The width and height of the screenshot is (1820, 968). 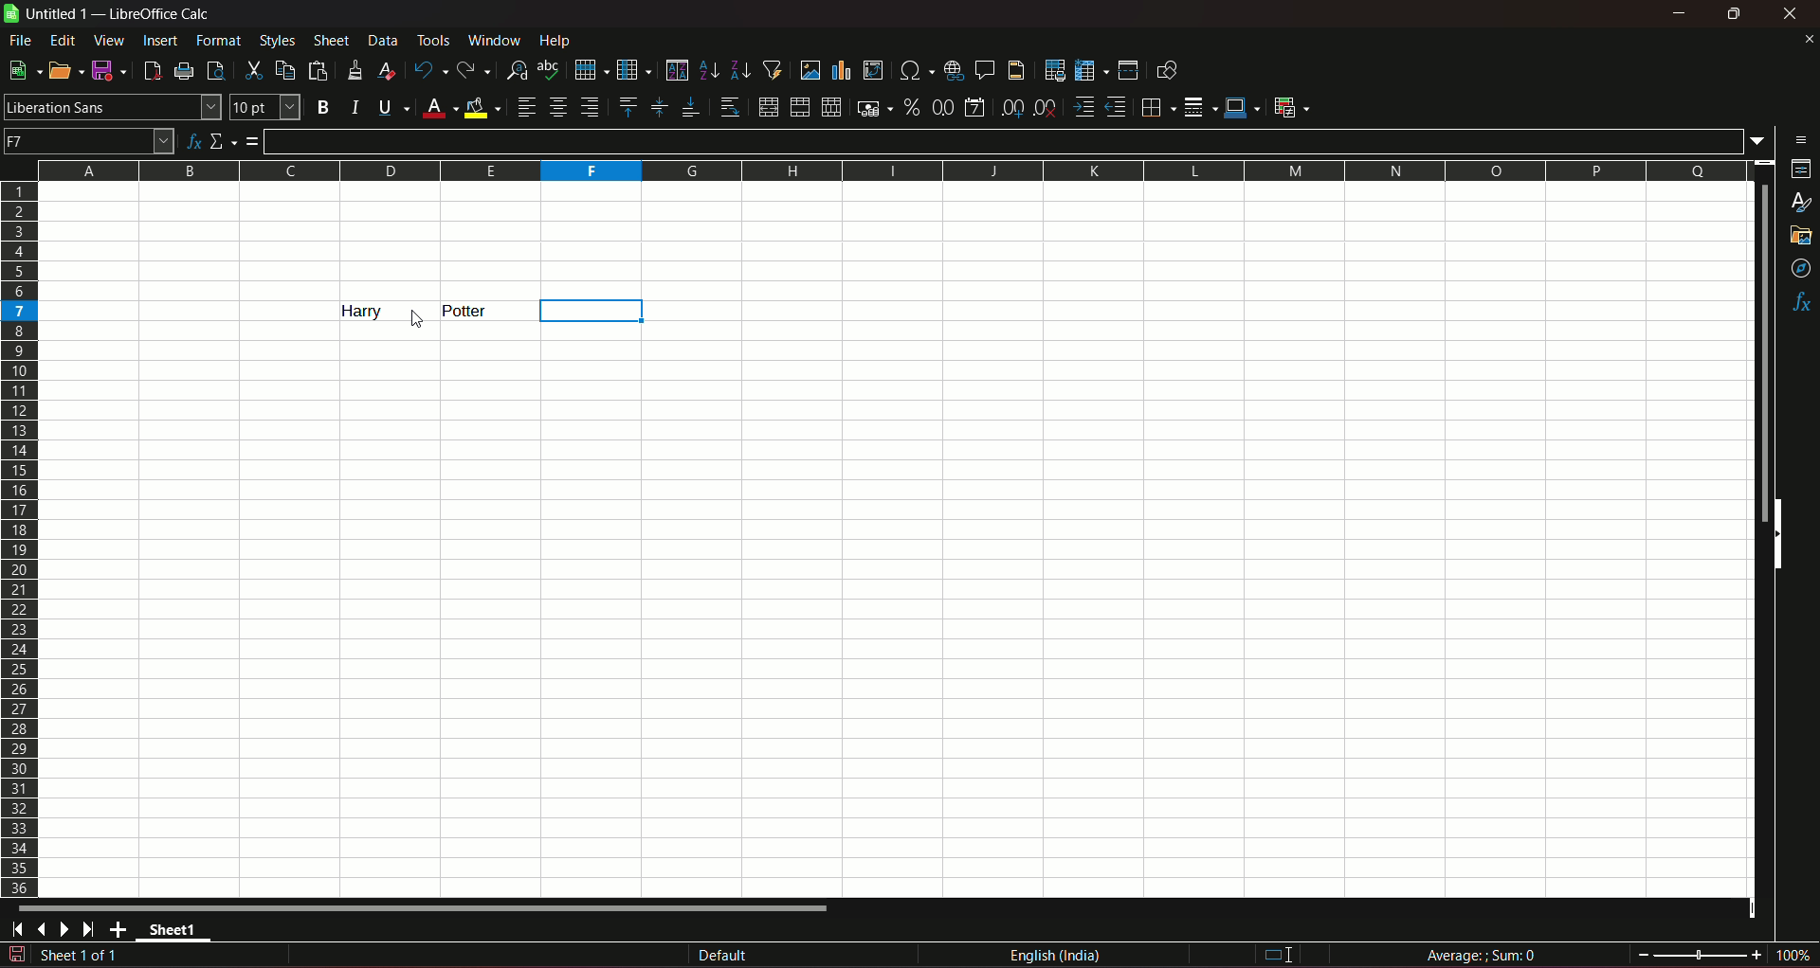 What do you see at coordinates (1681, 13) in the screenshot?
I see `minimize` at bounding box center [1681, 13].